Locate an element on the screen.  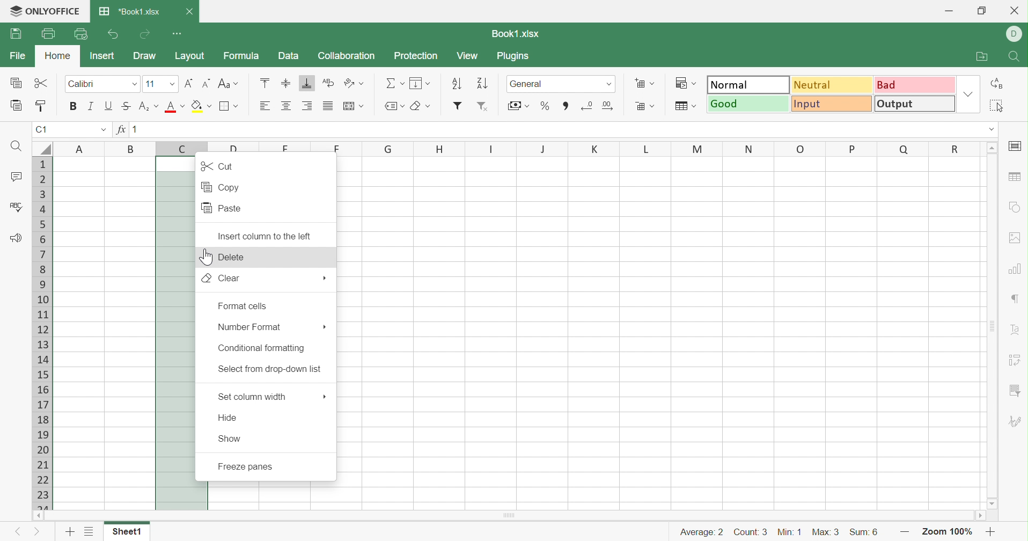
View is located at coordinates (467, 56).